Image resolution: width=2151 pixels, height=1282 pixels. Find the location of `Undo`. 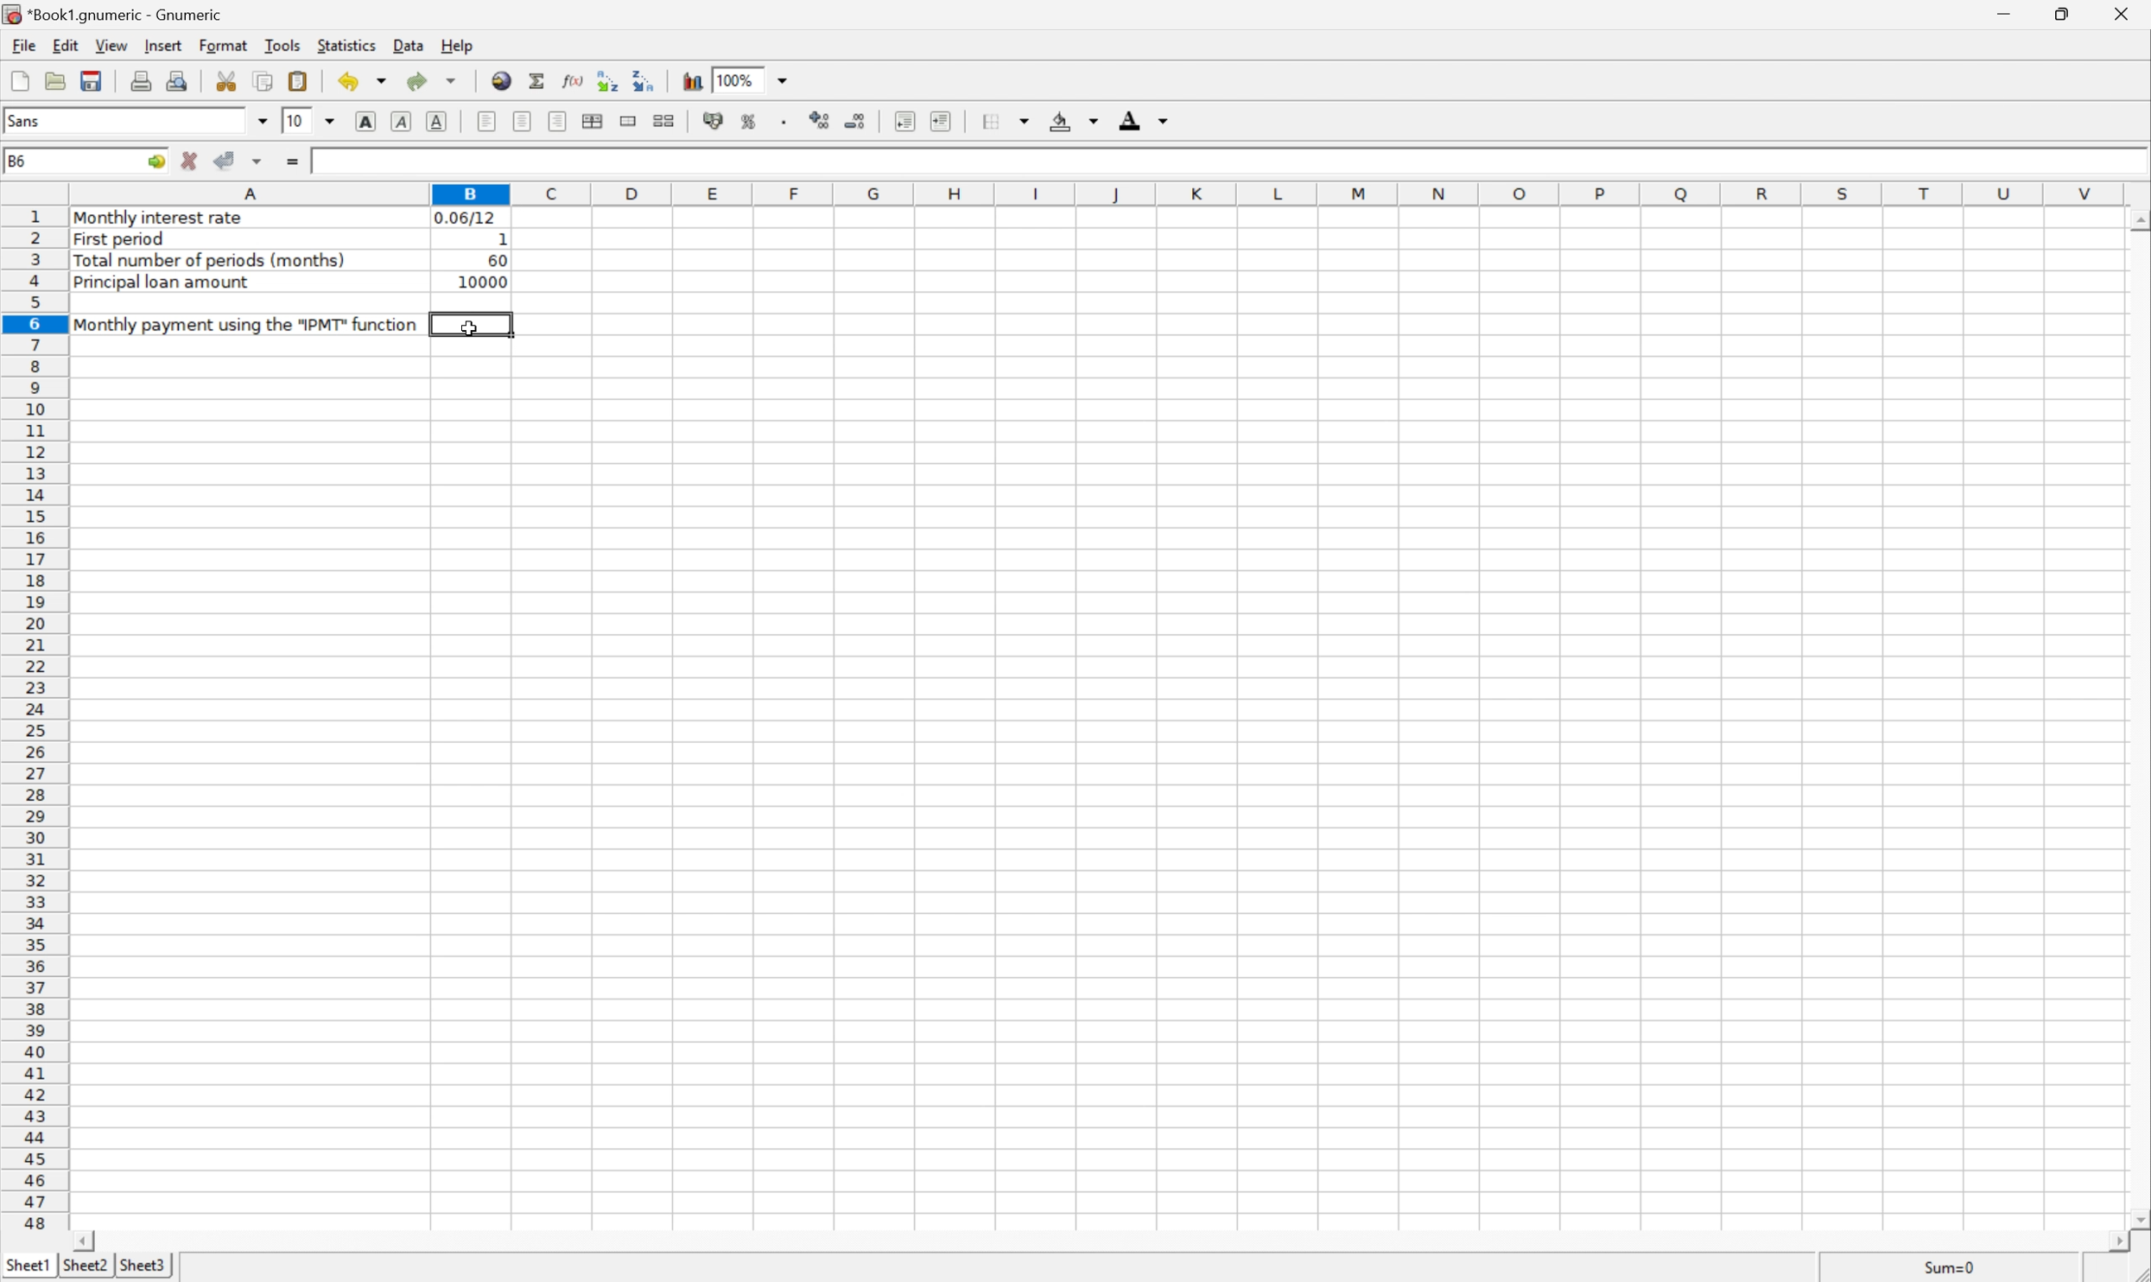

Undo is located at coordinates (365, 79).